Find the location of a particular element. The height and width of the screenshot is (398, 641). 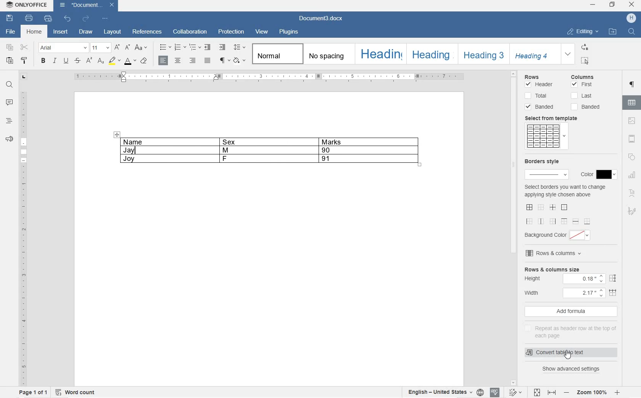

ALIGN LEFT is located at coordinates (164, 61).